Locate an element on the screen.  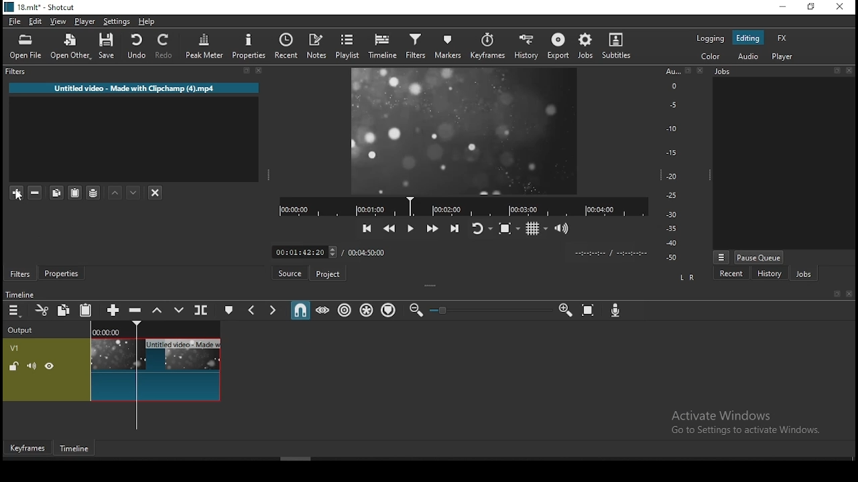
play/pause is located at coordinates (412, 229).